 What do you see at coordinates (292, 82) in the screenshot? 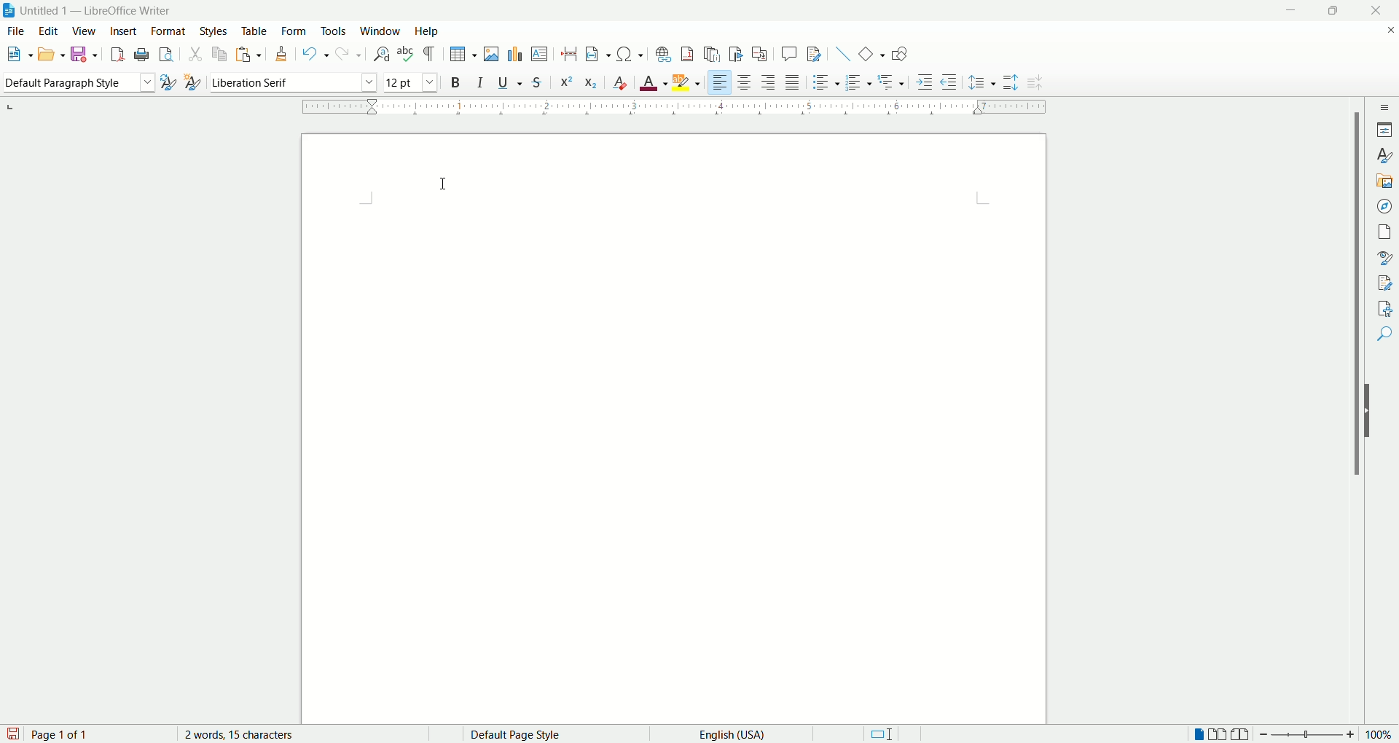
I see `font name` at bounding box center [292, 82].